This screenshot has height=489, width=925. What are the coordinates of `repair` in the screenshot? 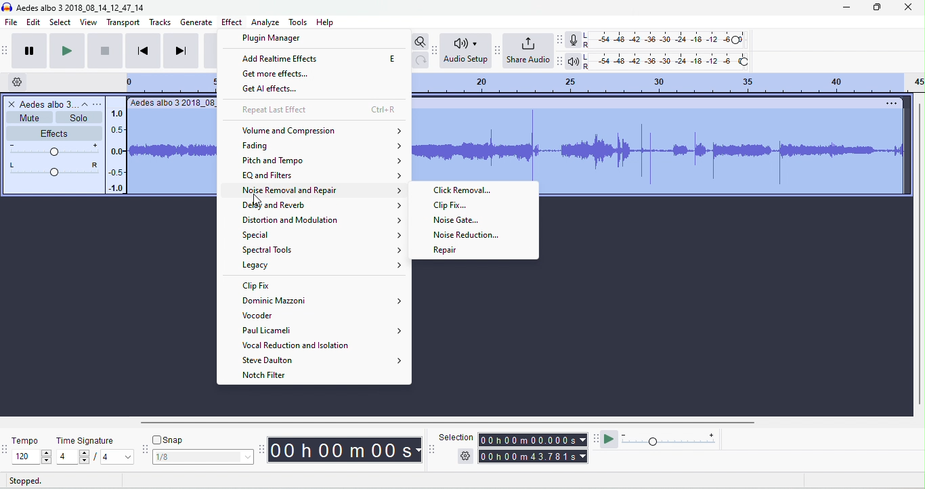 It's located at (445, 251).